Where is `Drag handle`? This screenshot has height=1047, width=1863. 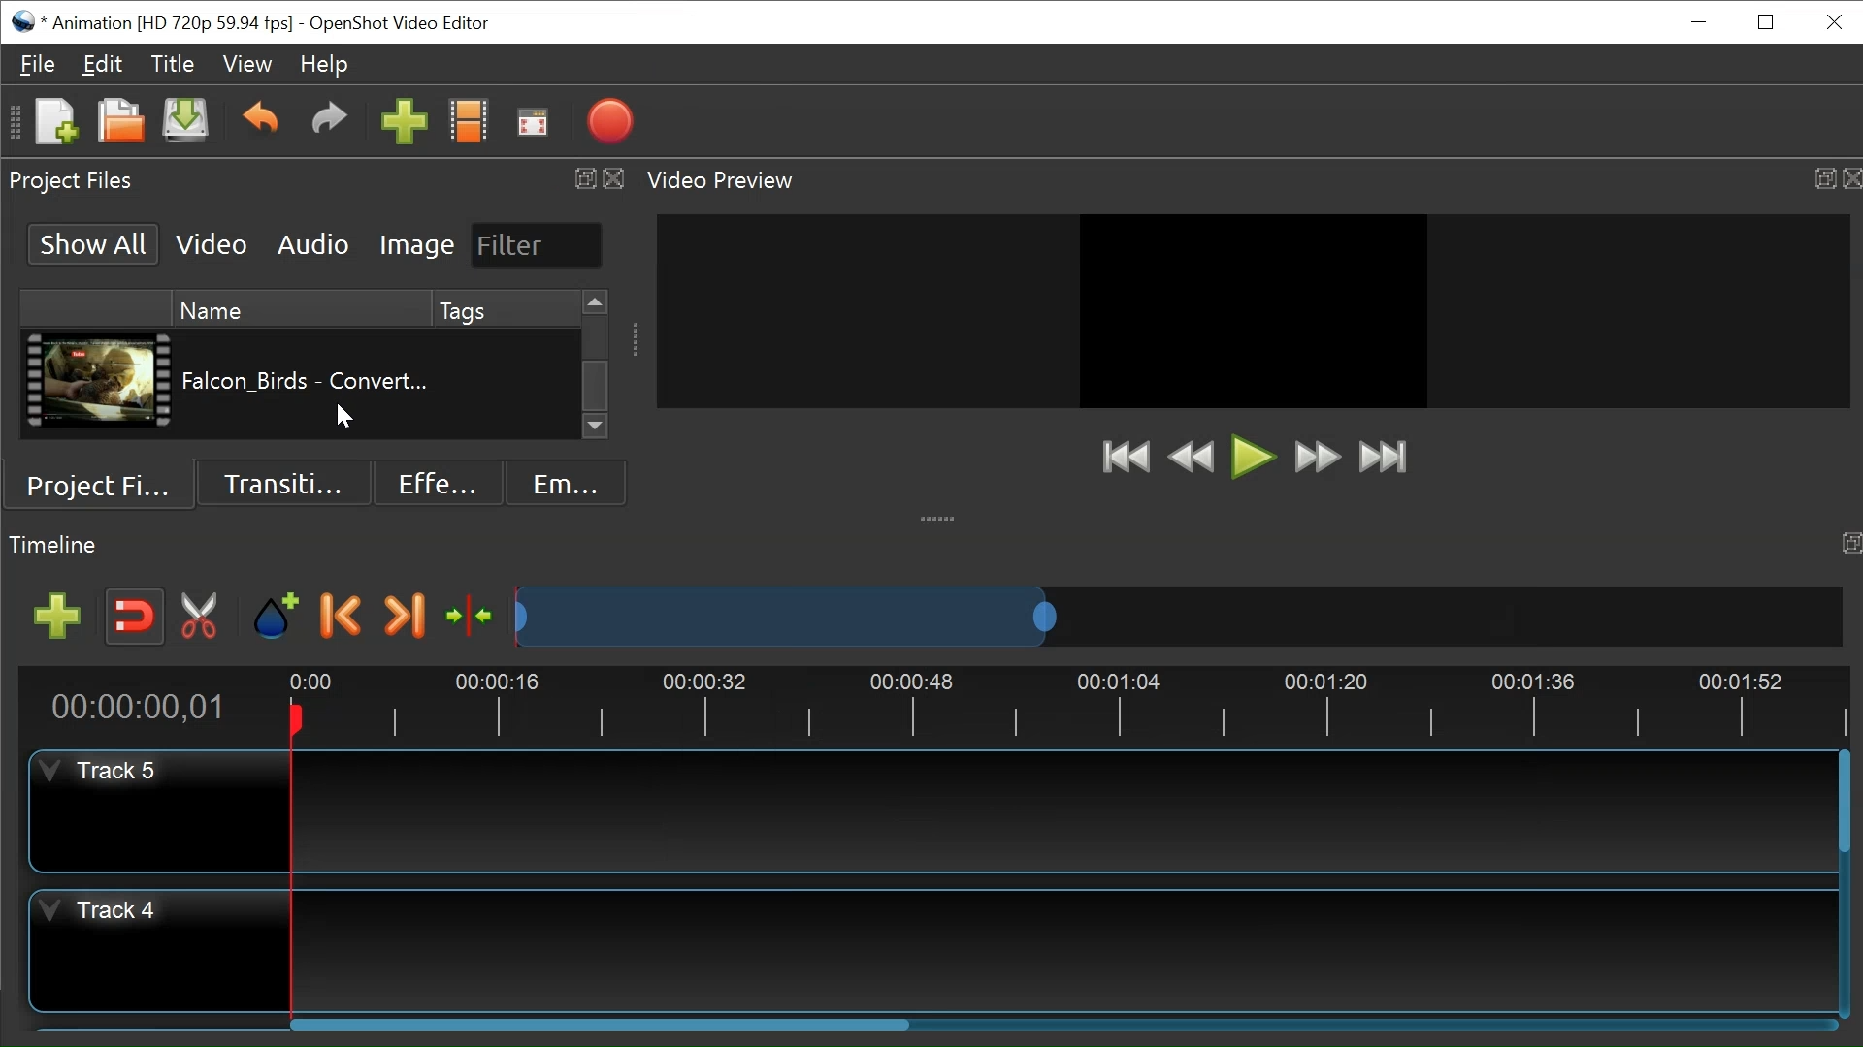 Drag handle is located at coordinates (940, 517).